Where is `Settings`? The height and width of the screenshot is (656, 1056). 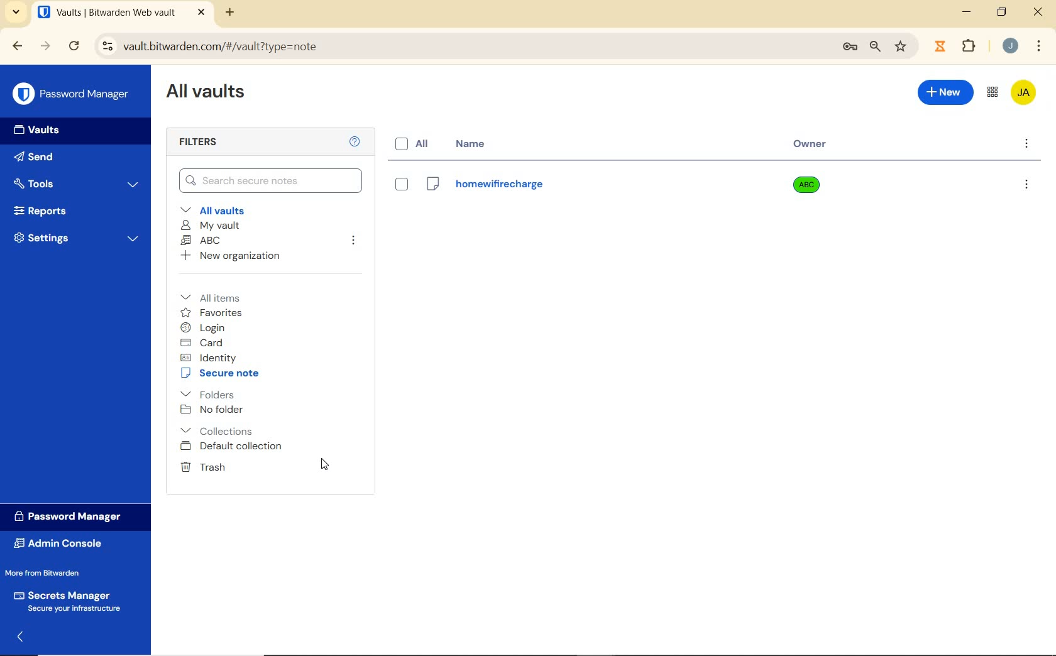 Settings is located at coordinates (75, 238).